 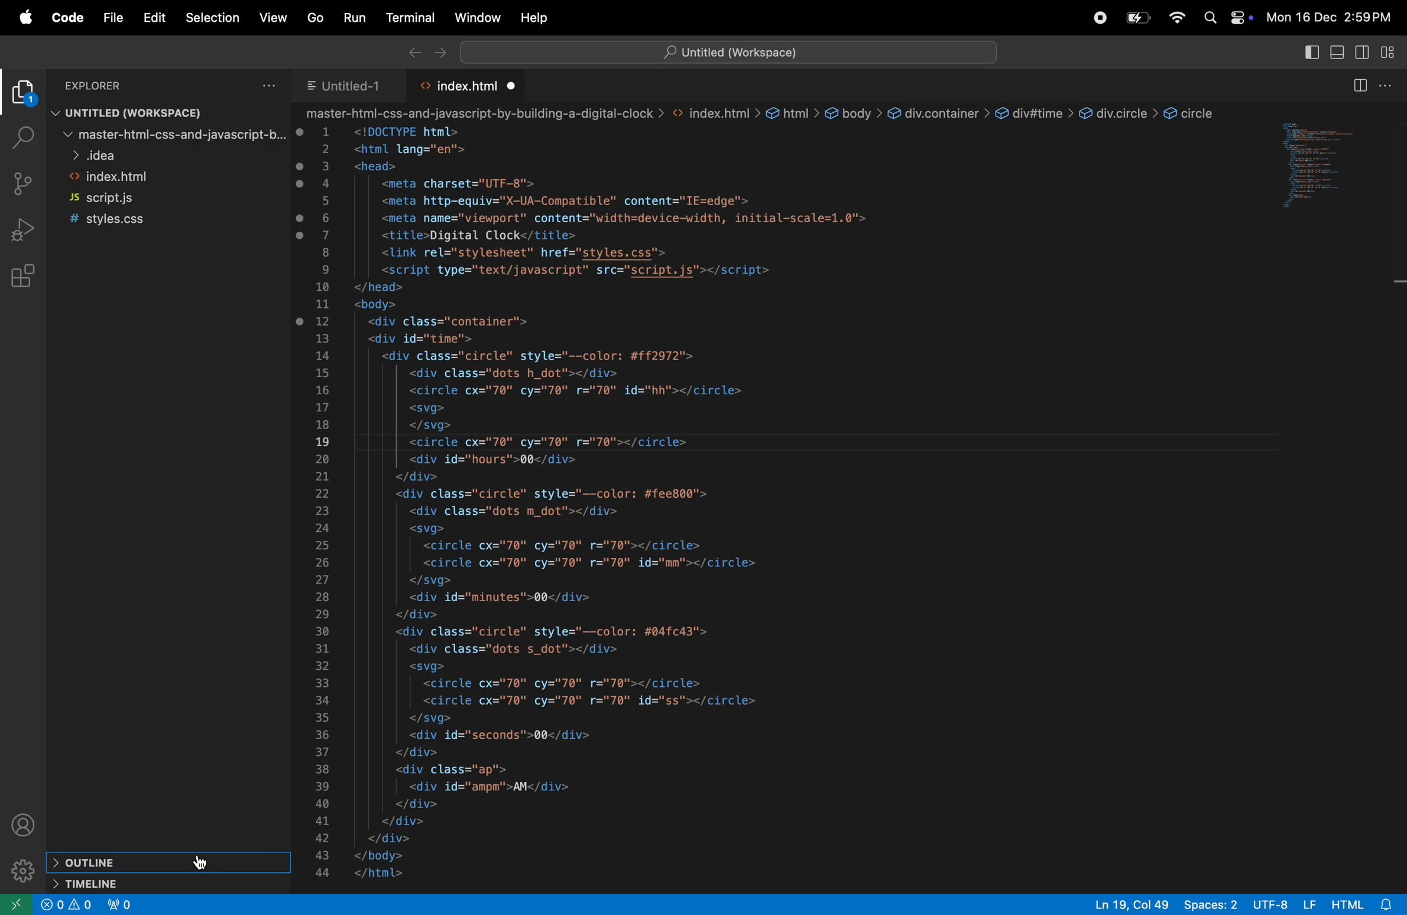 What do you see at coordinates (165, 863) in the screenshot?
I see `out line` at bounding box center [165, 863].